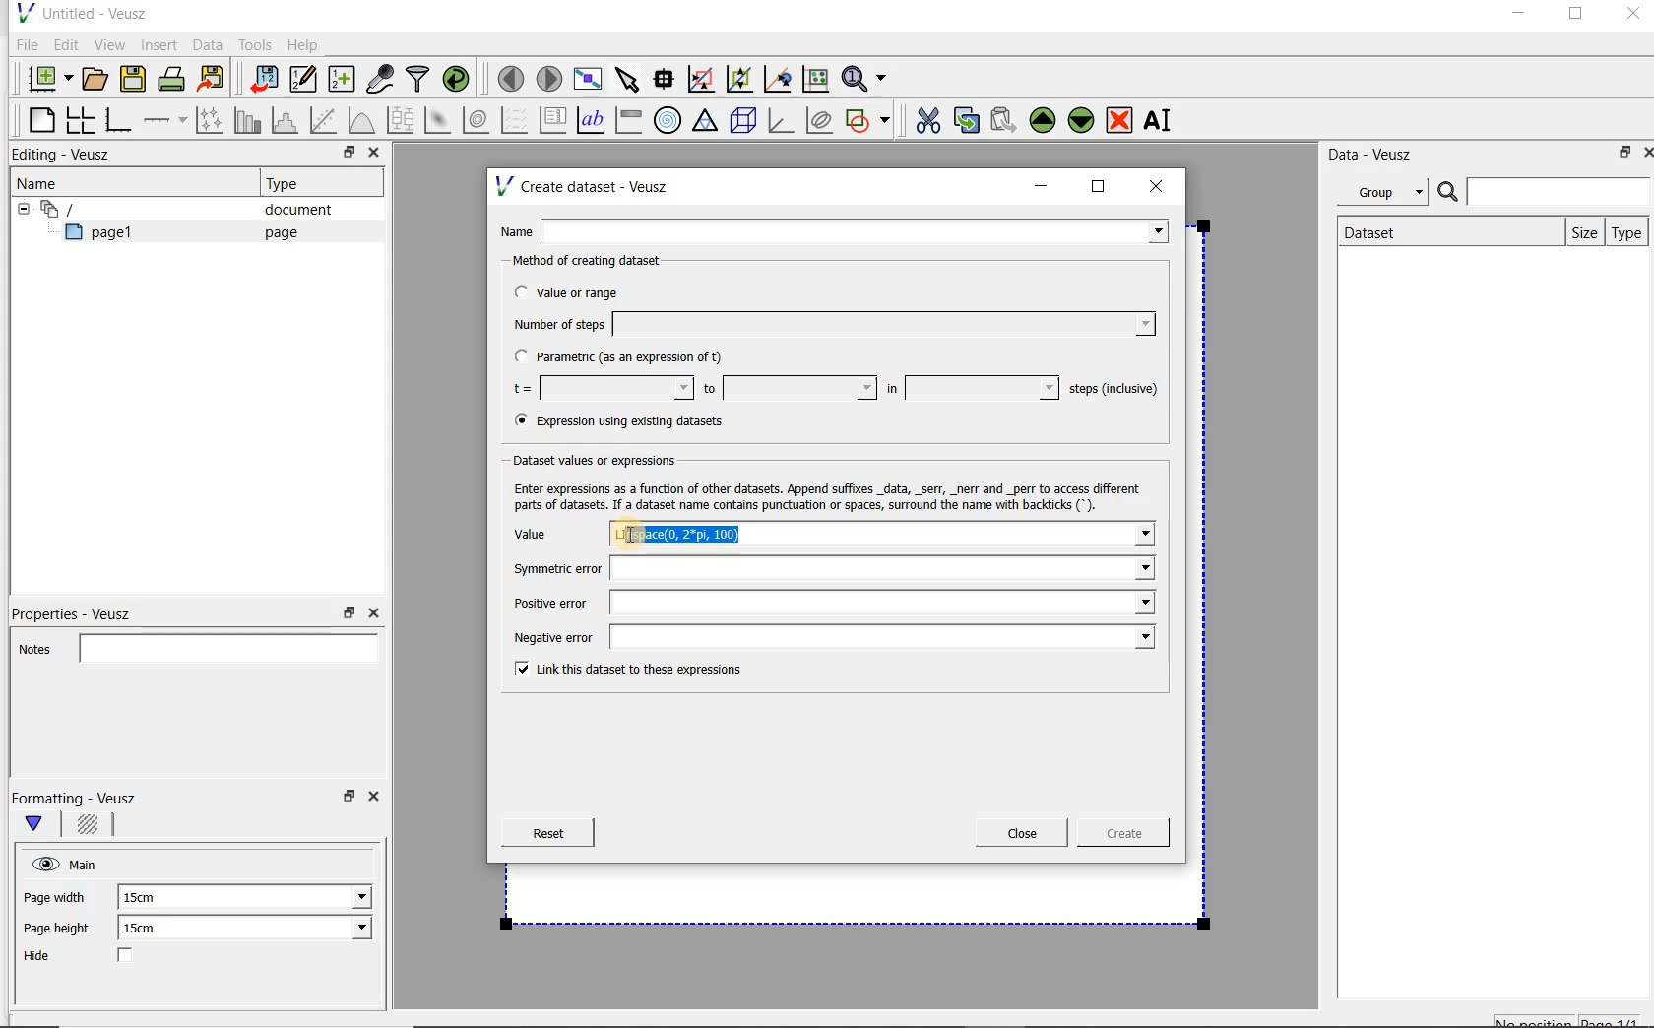 The width and height of the screenshot is (1654, 1028). Describe the element at coordinates (79, 119) in the screenshot. I see `arrange graphs in a grid` at that location.